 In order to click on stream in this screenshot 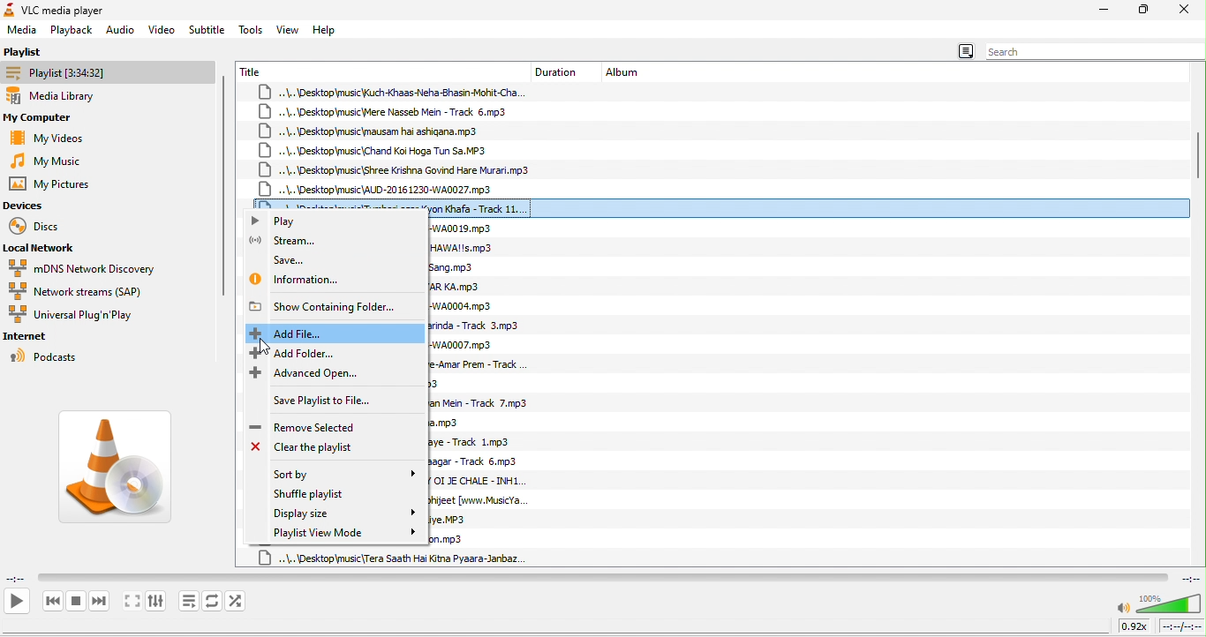, I will do `click(298, 241)`.